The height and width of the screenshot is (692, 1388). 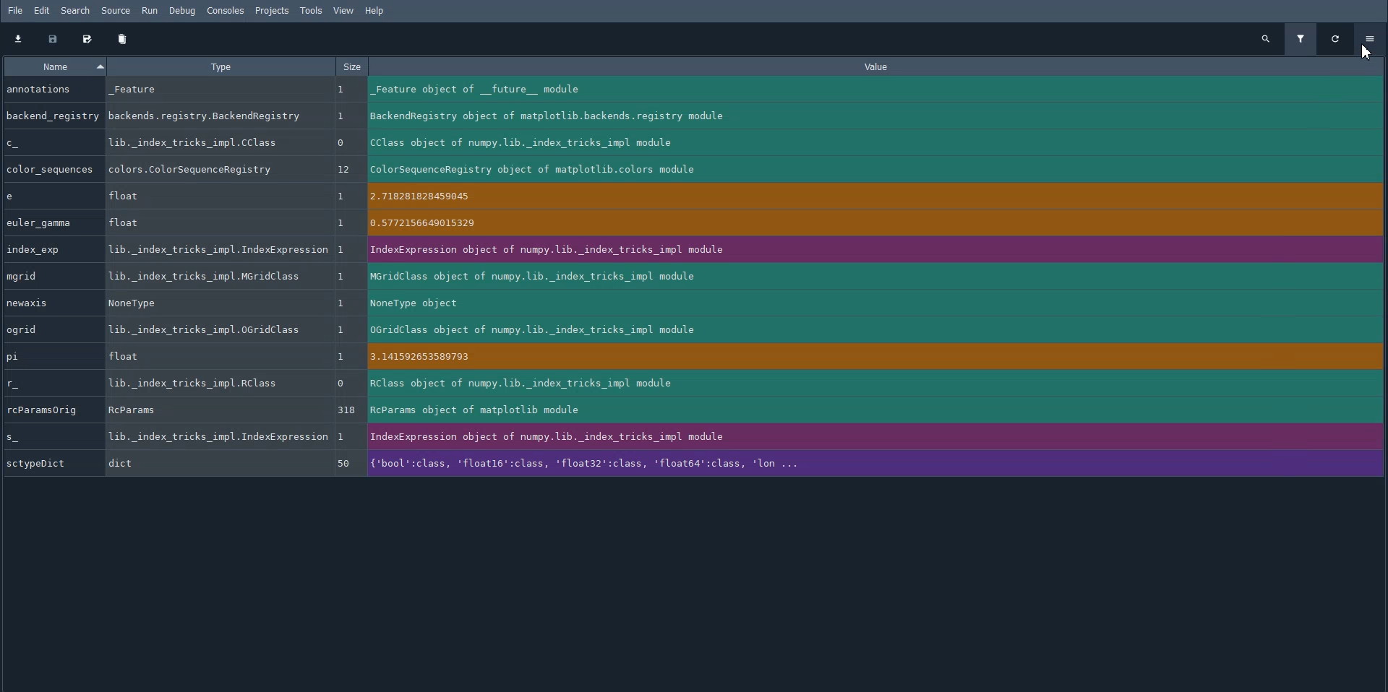 I want to click on Name, so click(x=53, y=66).